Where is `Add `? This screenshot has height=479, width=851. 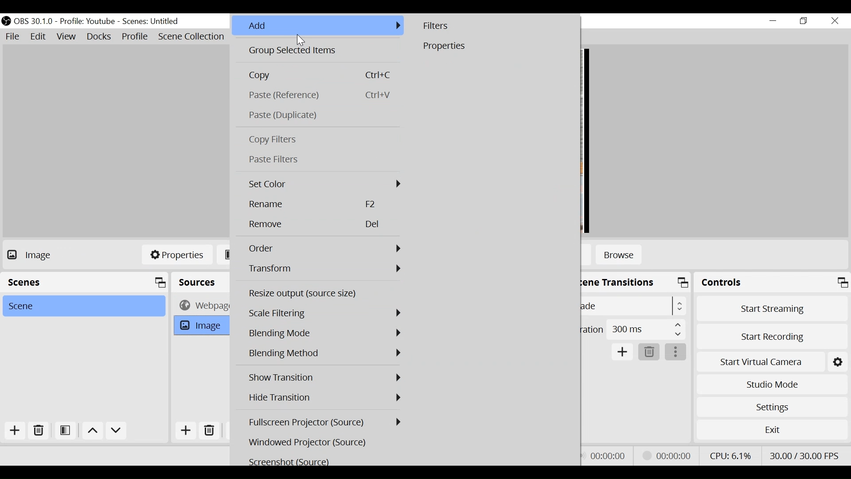
Add  is located at coordinates (623, 352).